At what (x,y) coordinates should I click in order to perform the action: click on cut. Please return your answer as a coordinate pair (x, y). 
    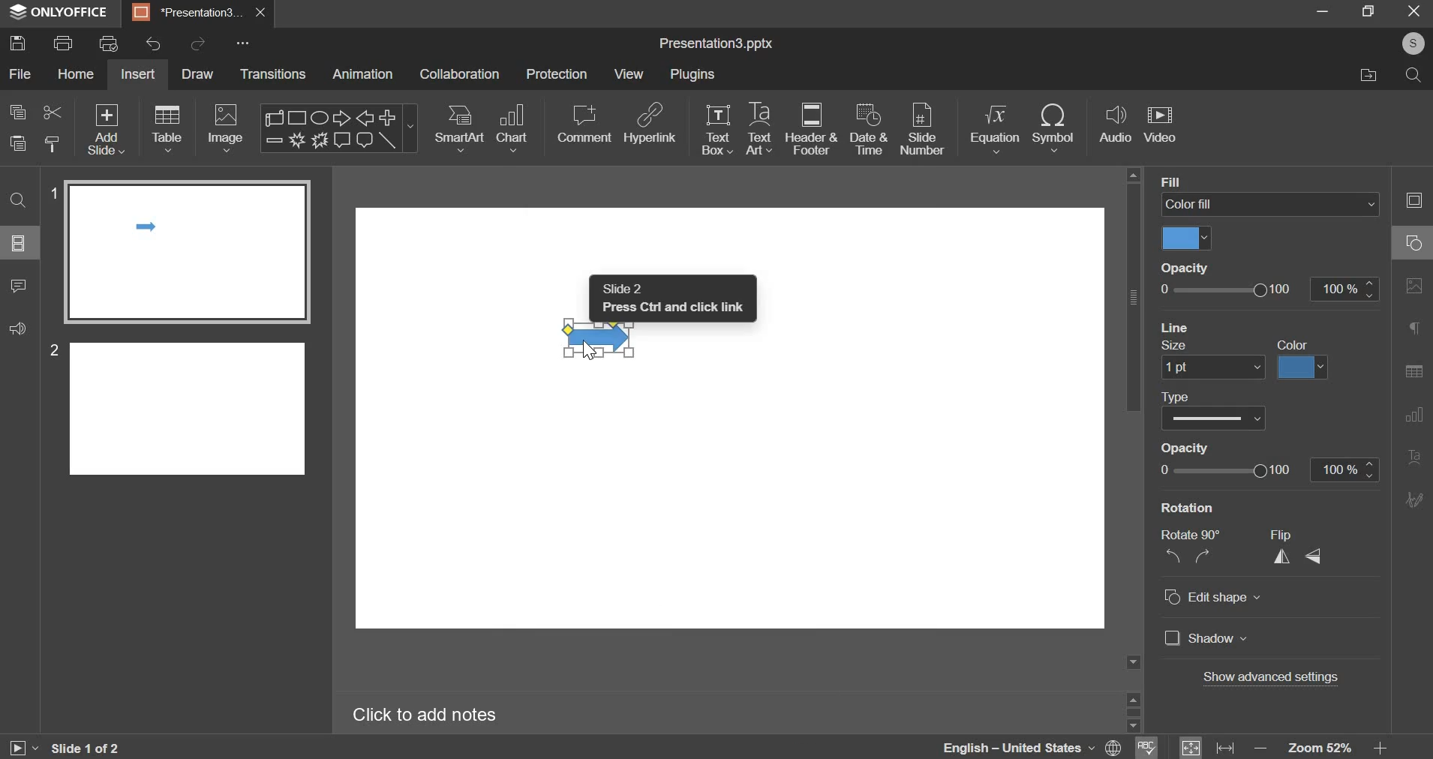
    Looking at the image, I should click on (53, 112).